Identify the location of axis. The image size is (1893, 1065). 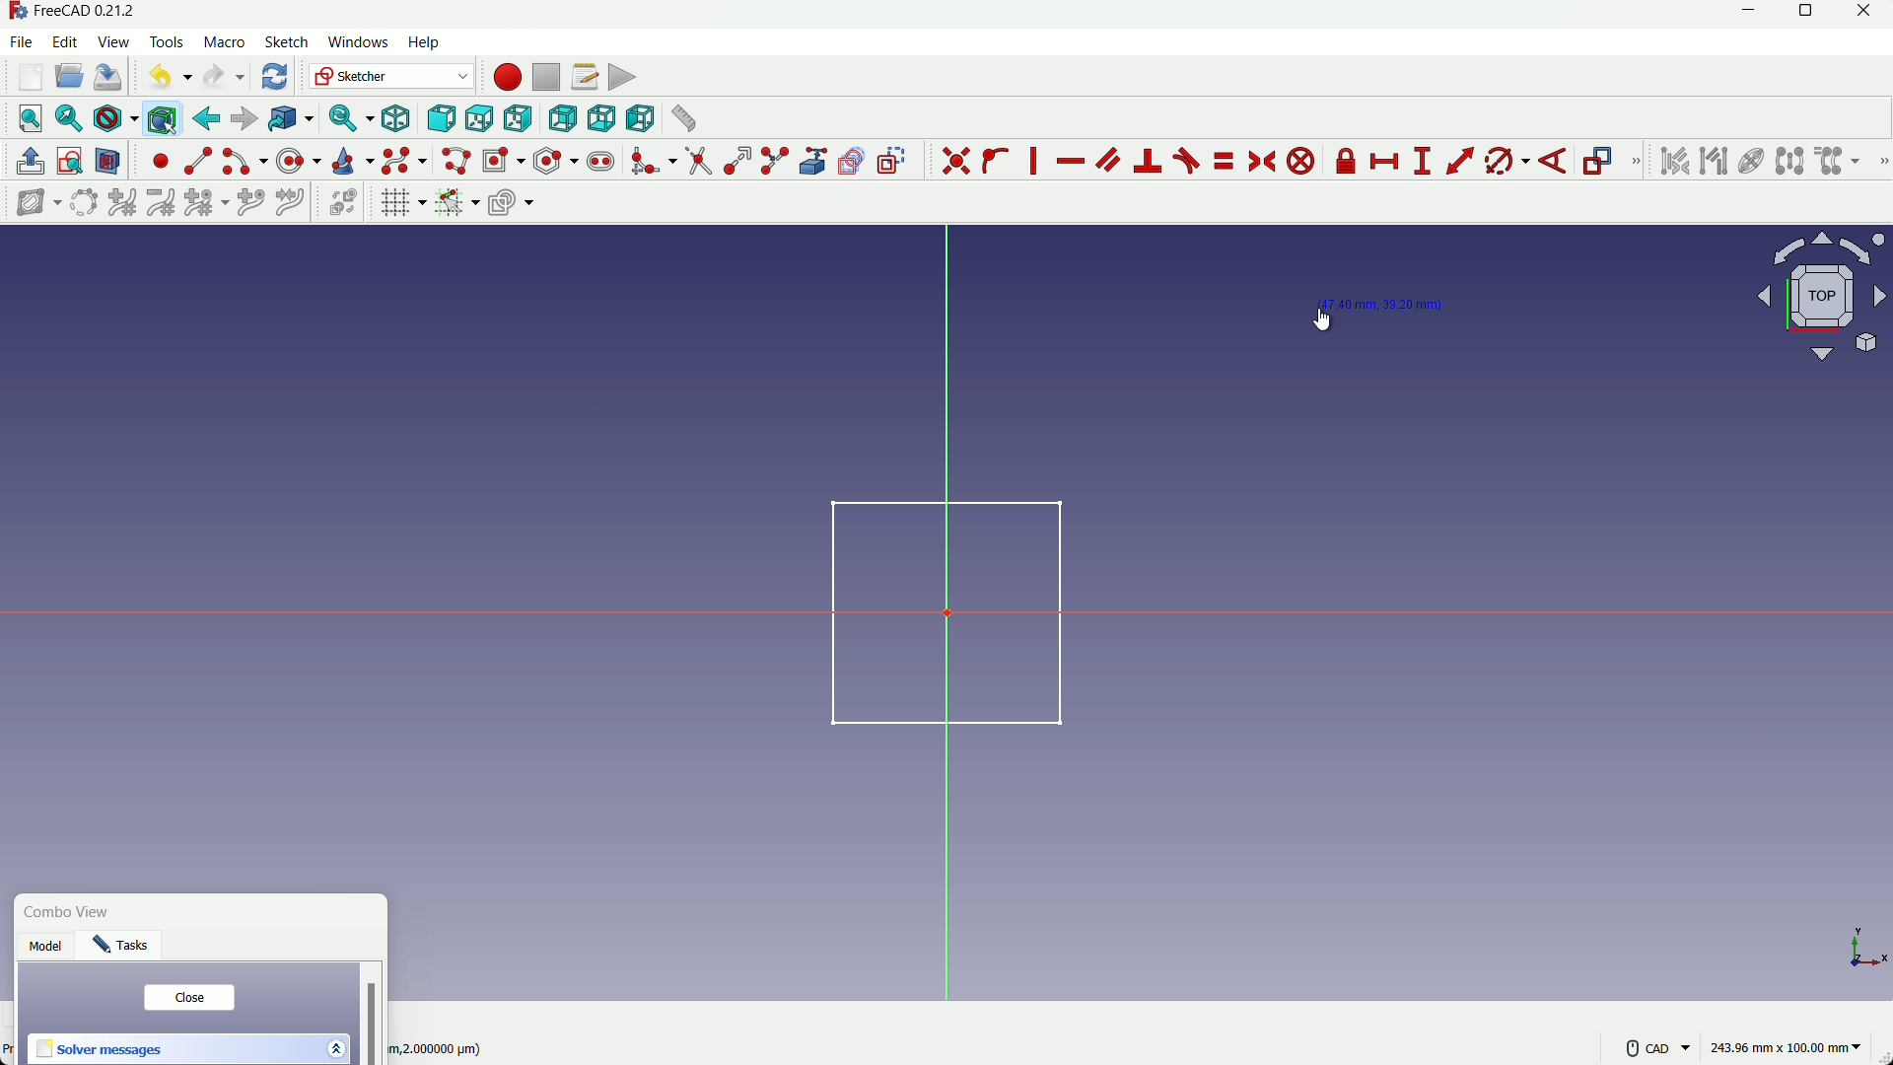
(1858, 948).